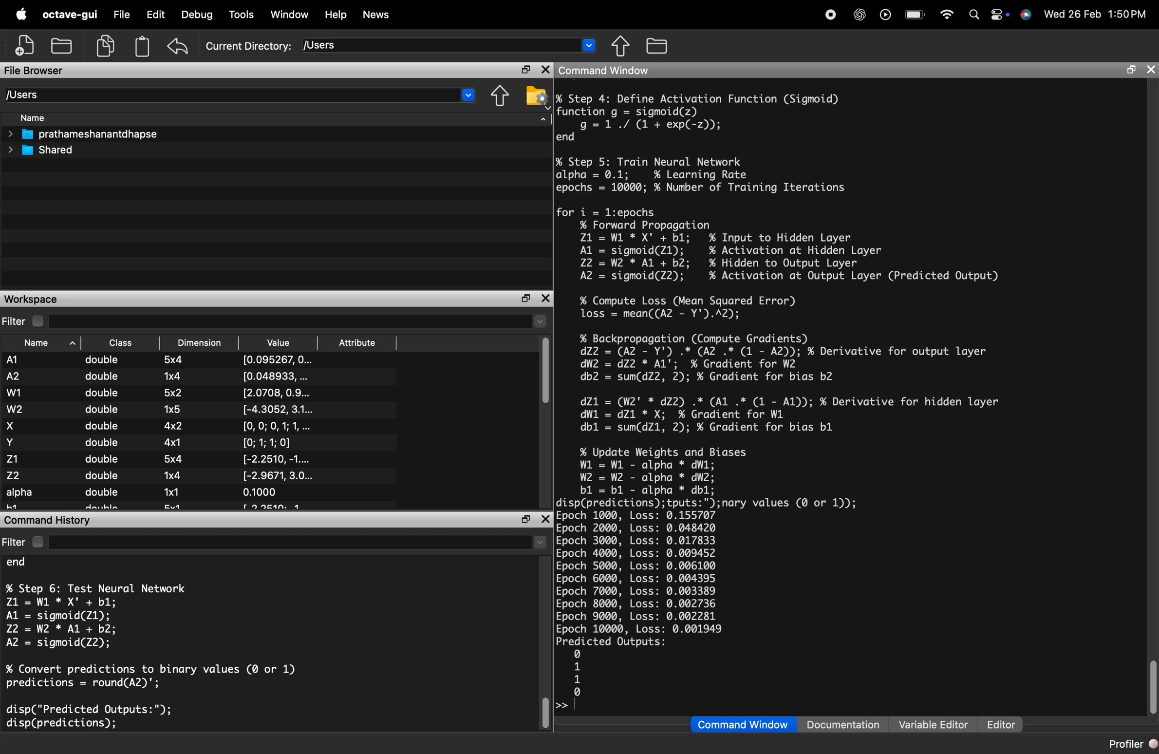 This screenshot has width=1159, height=754. I want to click on close, so click(546, 299).